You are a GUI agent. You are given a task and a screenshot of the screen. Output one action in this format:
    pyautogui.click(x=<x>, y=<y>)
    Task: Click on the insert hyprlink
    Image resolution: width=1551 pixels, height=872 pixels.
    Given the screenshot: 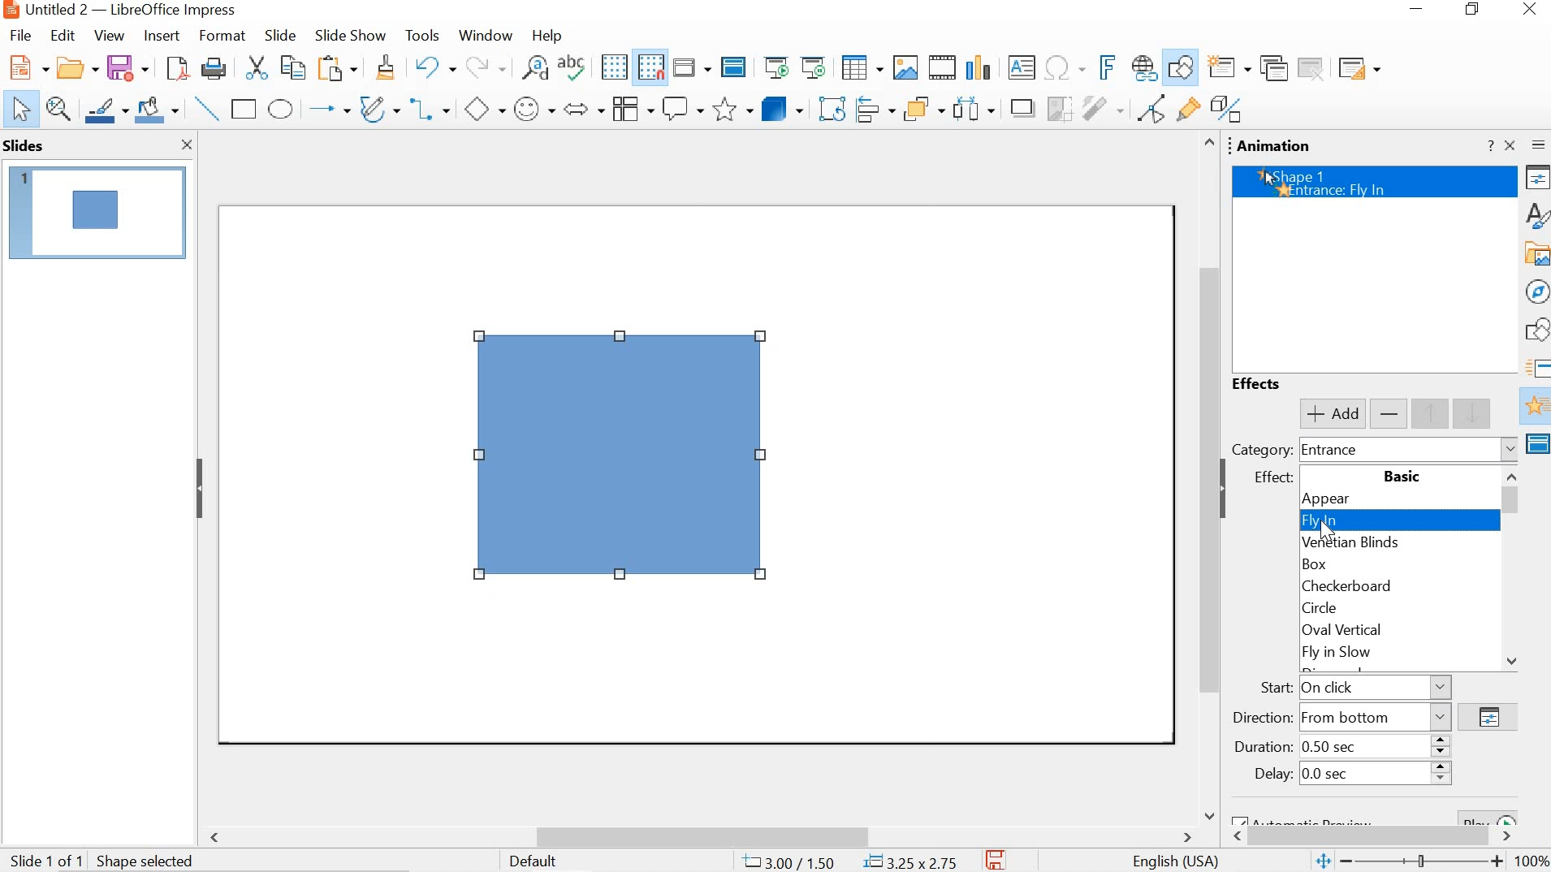 What is the action you would take?
    pyautogui.click(x=1145, y=65)
    